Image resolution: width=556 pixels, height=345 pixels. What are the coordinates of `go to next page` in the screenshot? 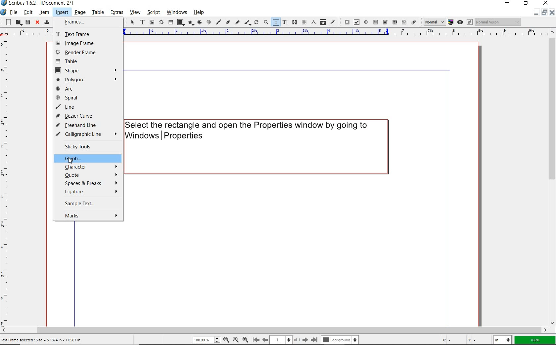 It's located at (305, 339).